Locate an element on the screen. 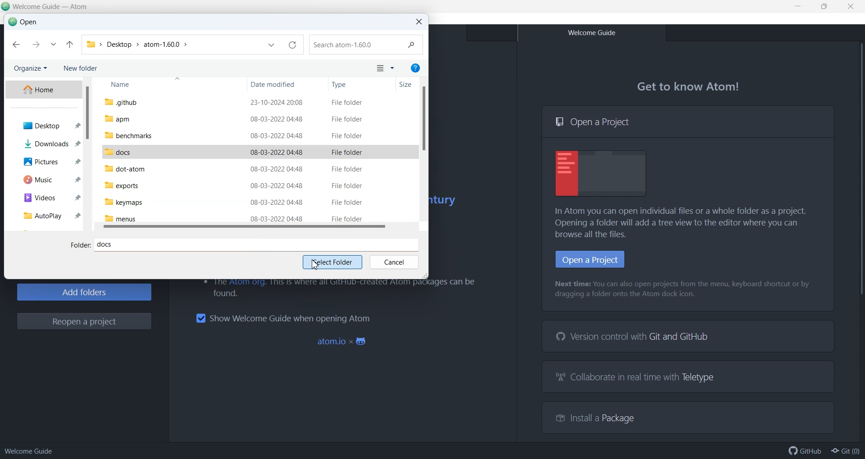  Open a Project is located at coordinates (688, 121).